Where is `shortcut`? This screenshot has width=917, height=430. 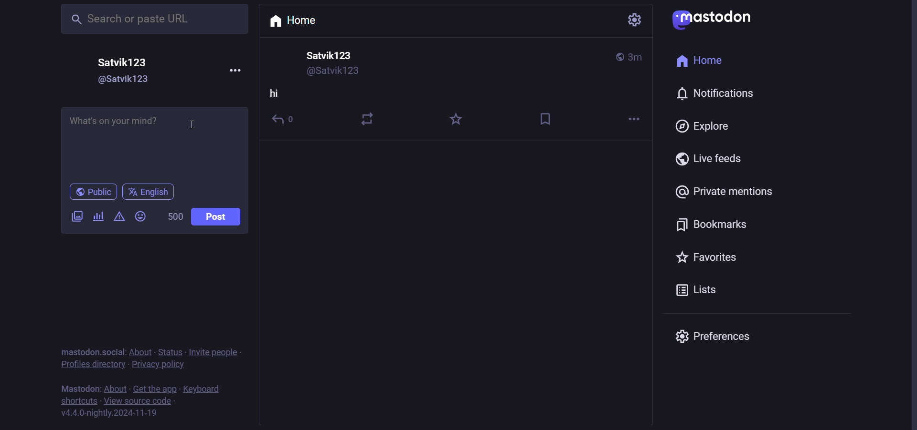 shortcut is located at coordinates (80, 402).